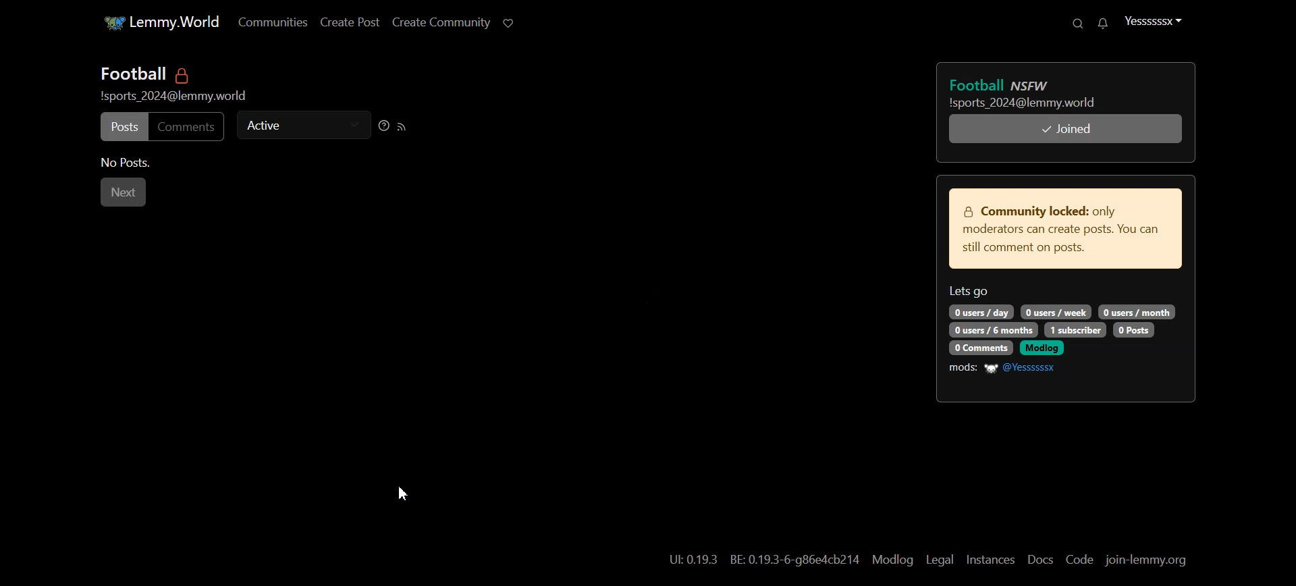 The width and height of the screenshot is (1296, 586). Describe the element at coordinates (757, 559) in the screenshot. I see `Text` at that location.